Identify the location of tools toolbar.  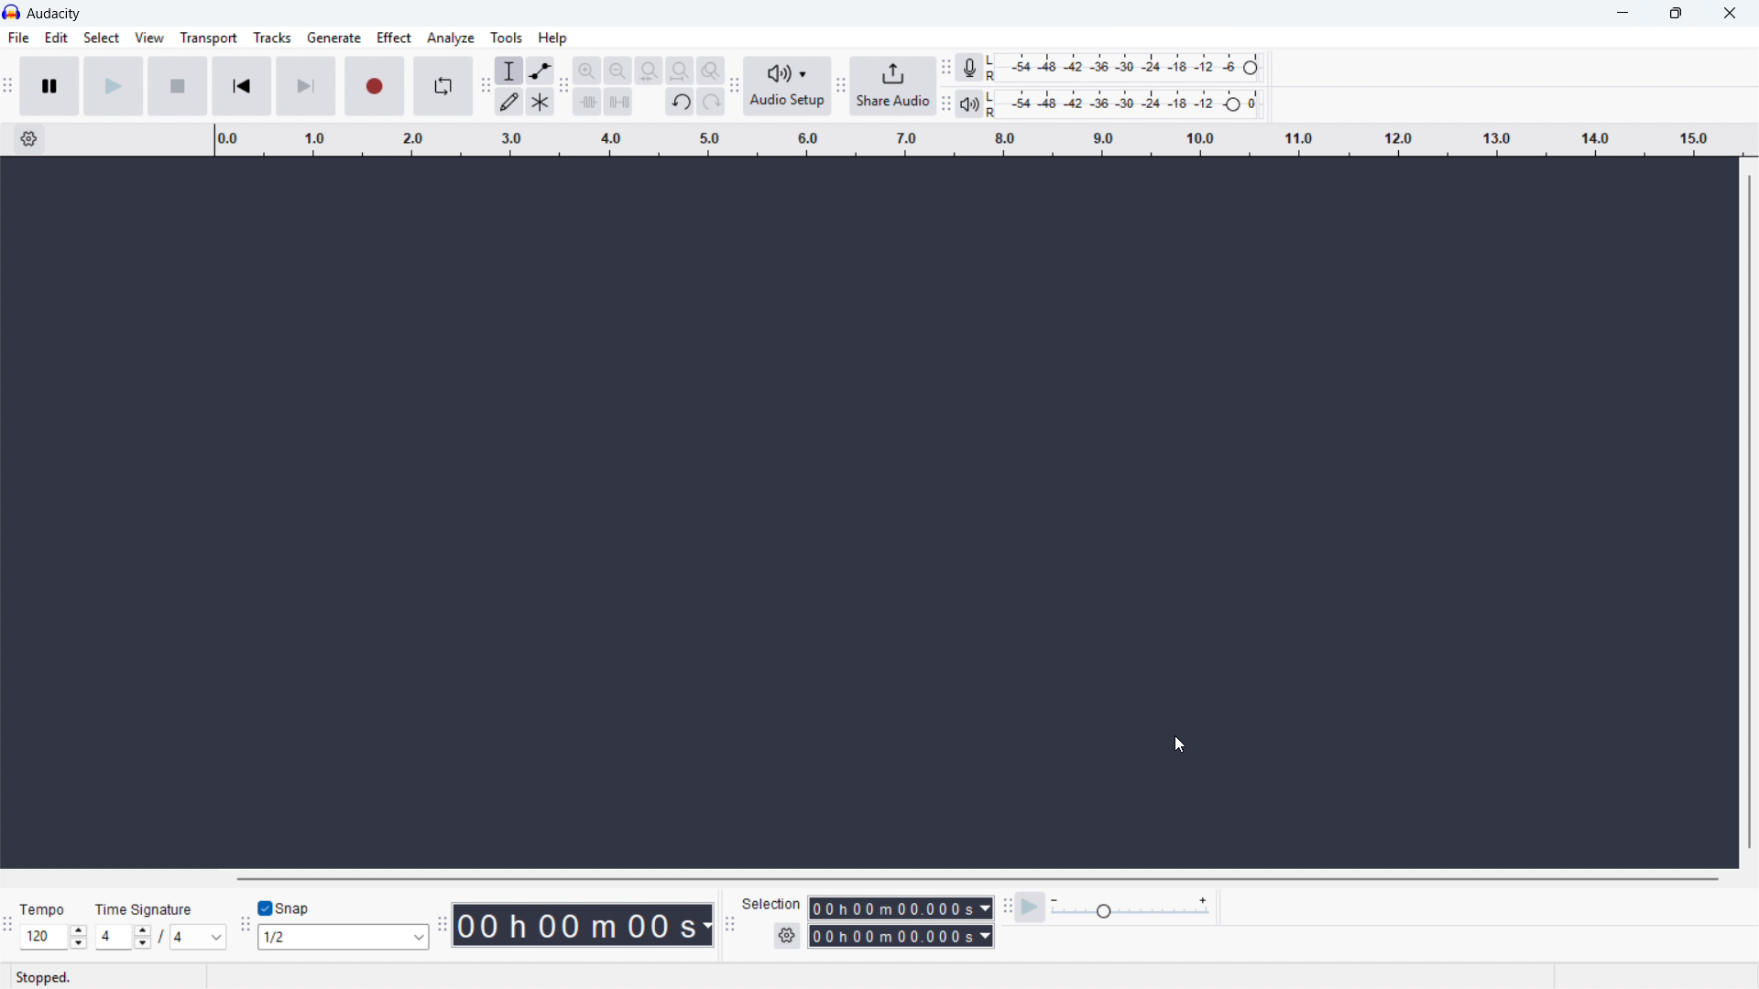
(485, 85).